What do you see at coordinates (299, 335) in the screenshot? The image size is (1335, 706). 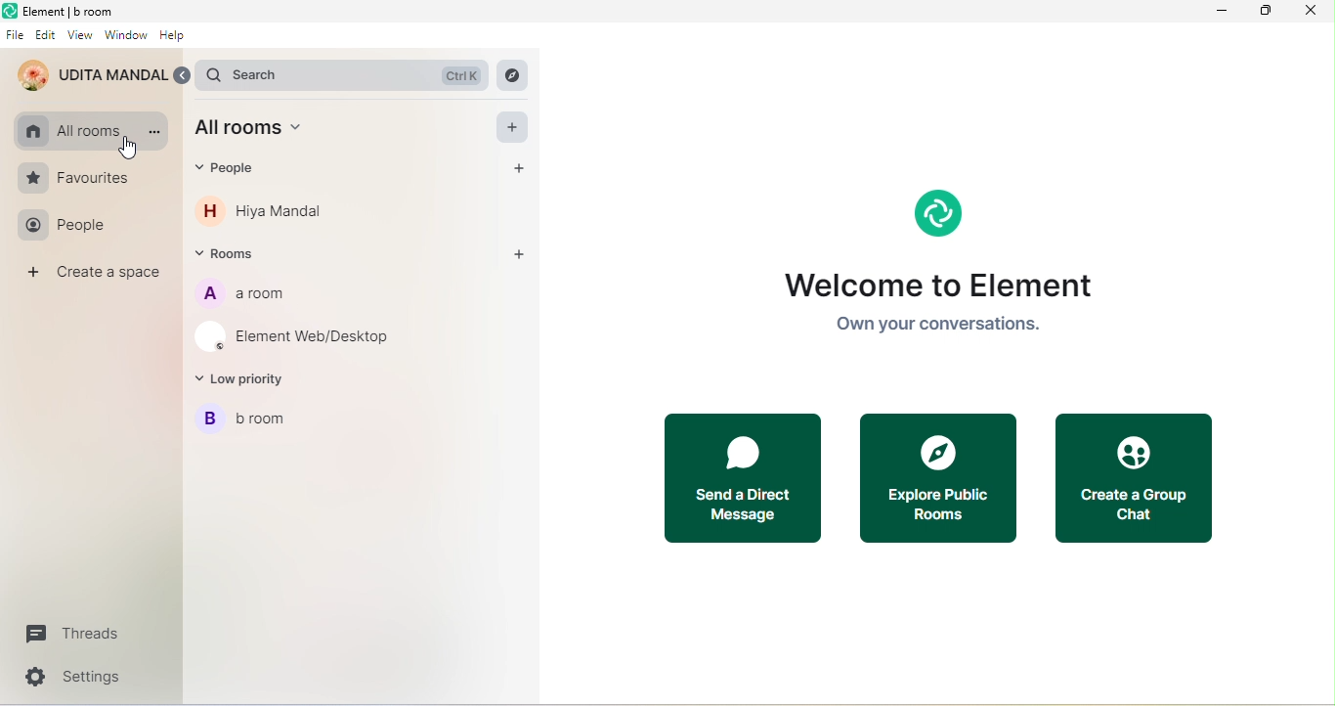 I see `element web/desktop` at bounding box center [299, 335].